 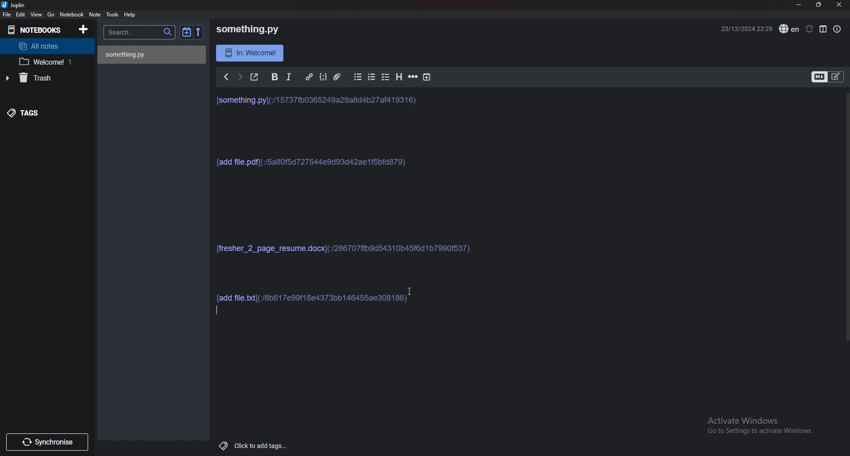 What do you see at coordinates (413, 291) in the screenshot?
I see `cursor` at bounding box center [413, 291].